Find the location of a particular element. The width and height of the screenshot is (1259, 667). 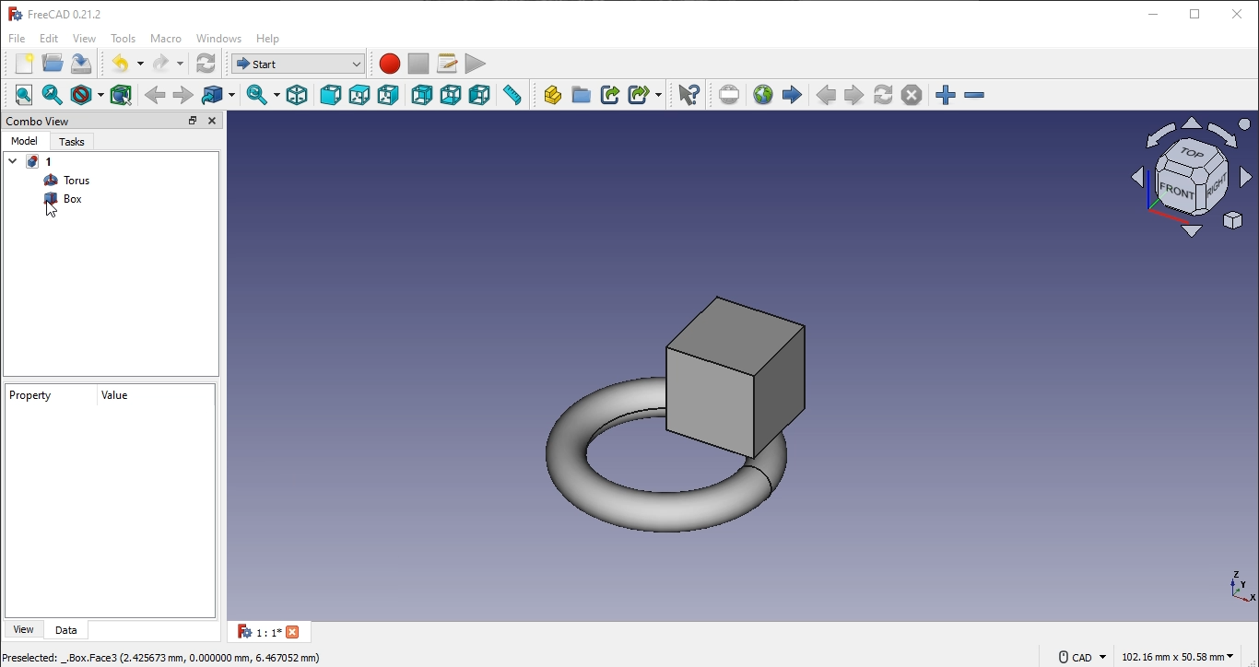

rear is located at coordinates (423, 94).